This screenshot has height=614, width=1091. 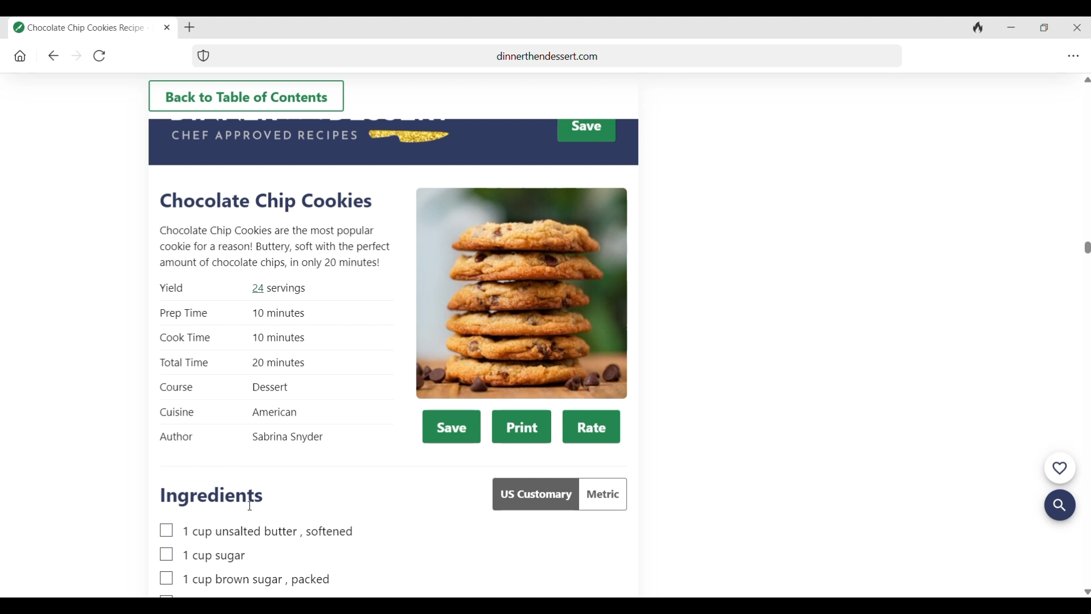 I want to click on Go forward, so click(x=77, y=56).